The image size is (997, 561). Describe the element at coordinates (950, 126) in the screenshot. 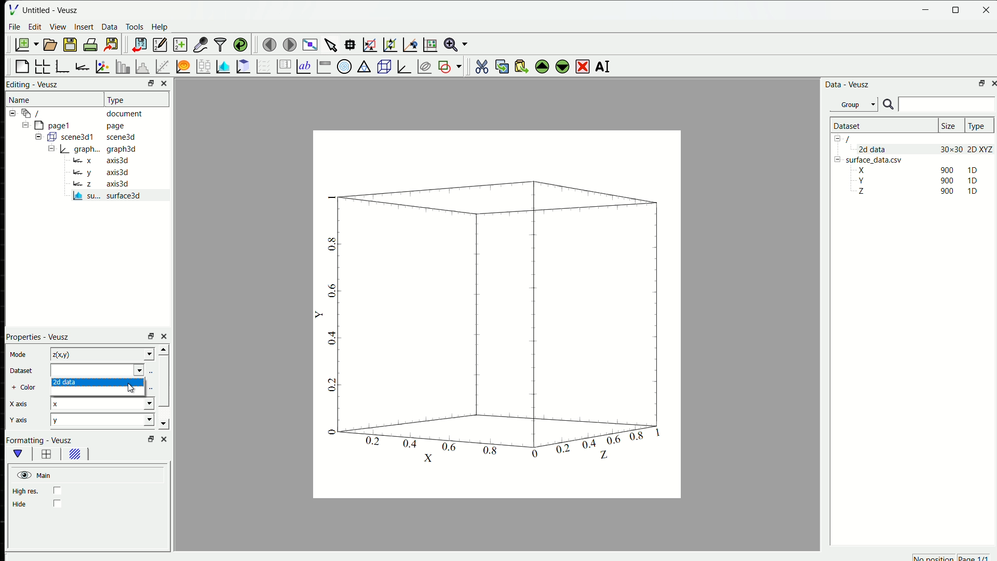

I see `Size` at that location.